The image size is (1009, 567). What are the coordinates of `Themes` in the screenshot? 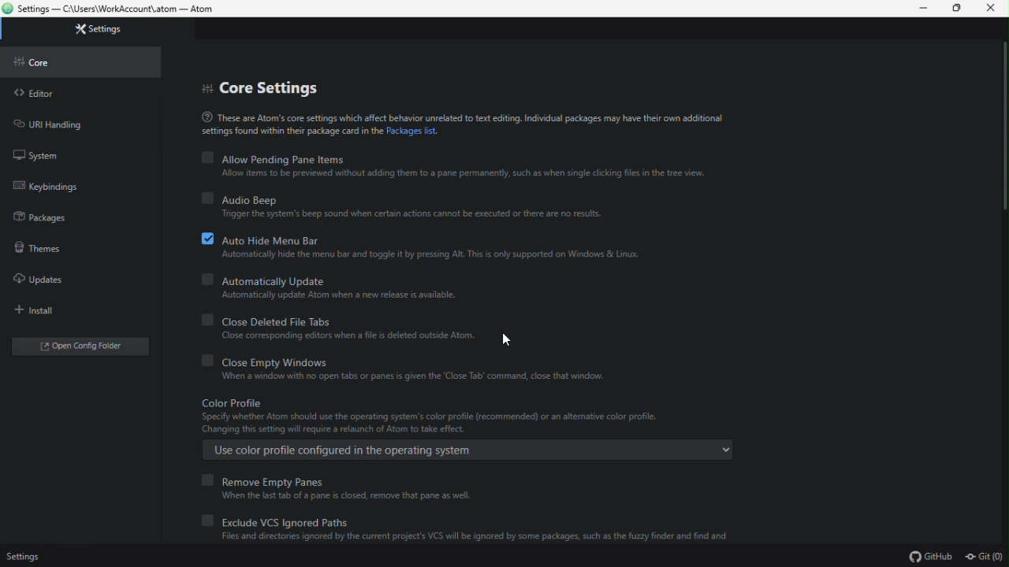 It's located at (76, 246).